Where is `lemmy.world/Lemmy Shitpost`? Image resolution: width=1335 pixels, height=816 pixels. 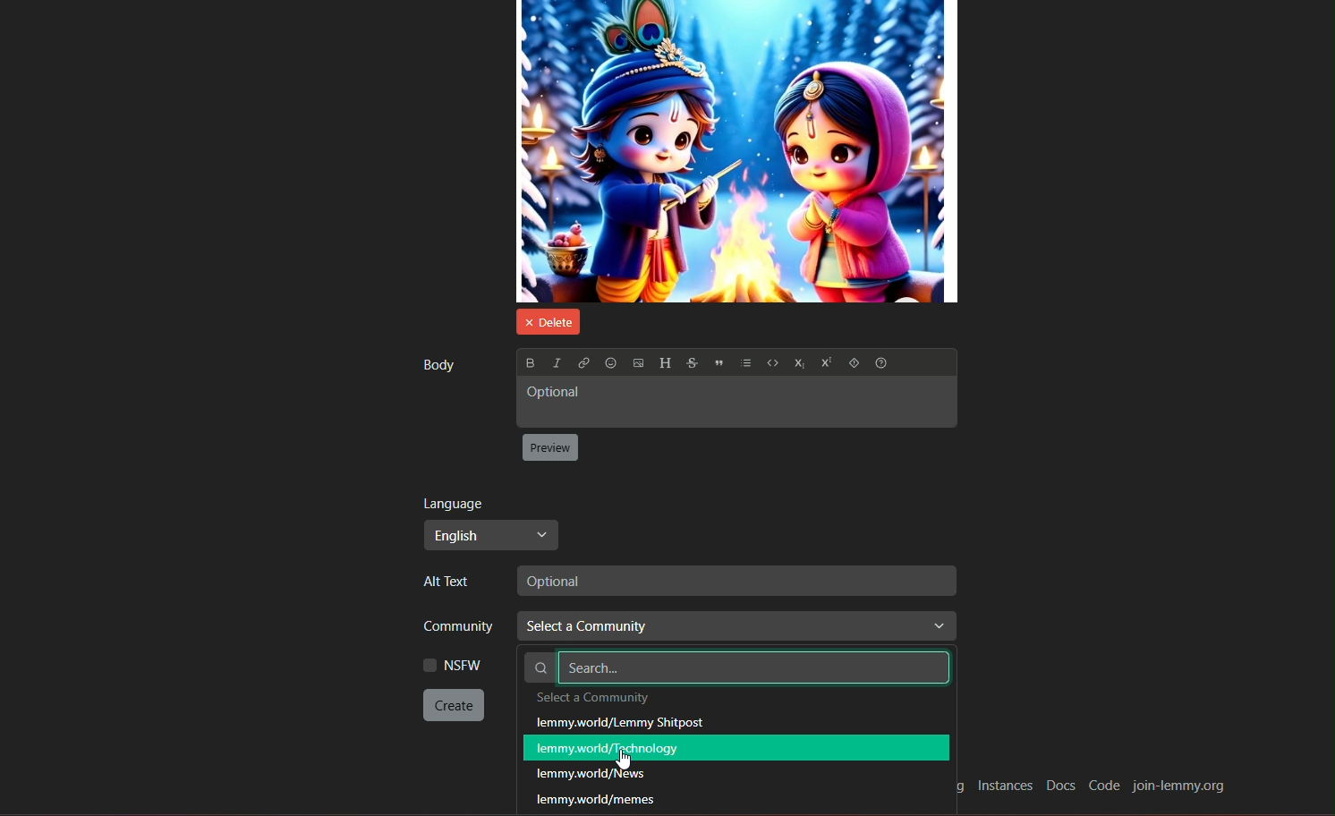
lemmy.world/Lemmy Shitpost is located at coordinates (622, 722).